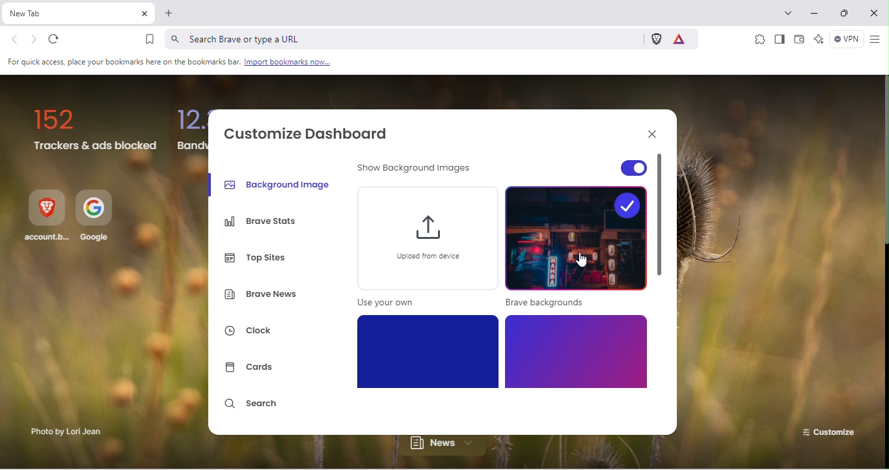 The width and height of the screenshot is (889, 470). Describe the element at coordinates (576, 249) in the screenshot. I see `Brave backgrounds` at that location.